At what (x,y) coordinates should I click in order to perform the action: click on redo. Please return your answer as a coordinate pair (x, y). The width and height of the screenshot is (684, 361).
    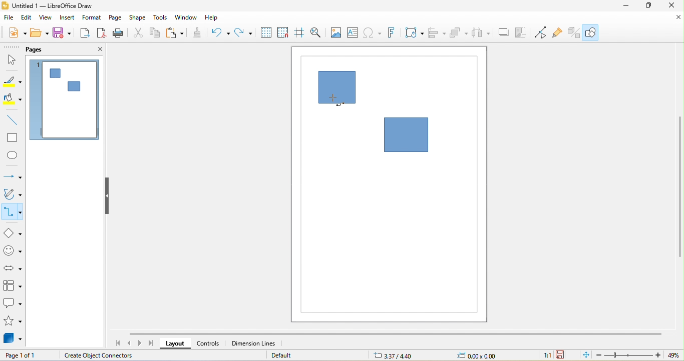
    Looking at the image, I should click on (244, 33).